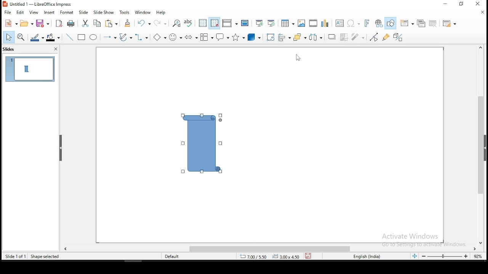 This screenshot has width=488, height=274. What do you see at coordinates (254, 37) in the screenshot?
I see `3D objects` at bounding box center [254, 37].